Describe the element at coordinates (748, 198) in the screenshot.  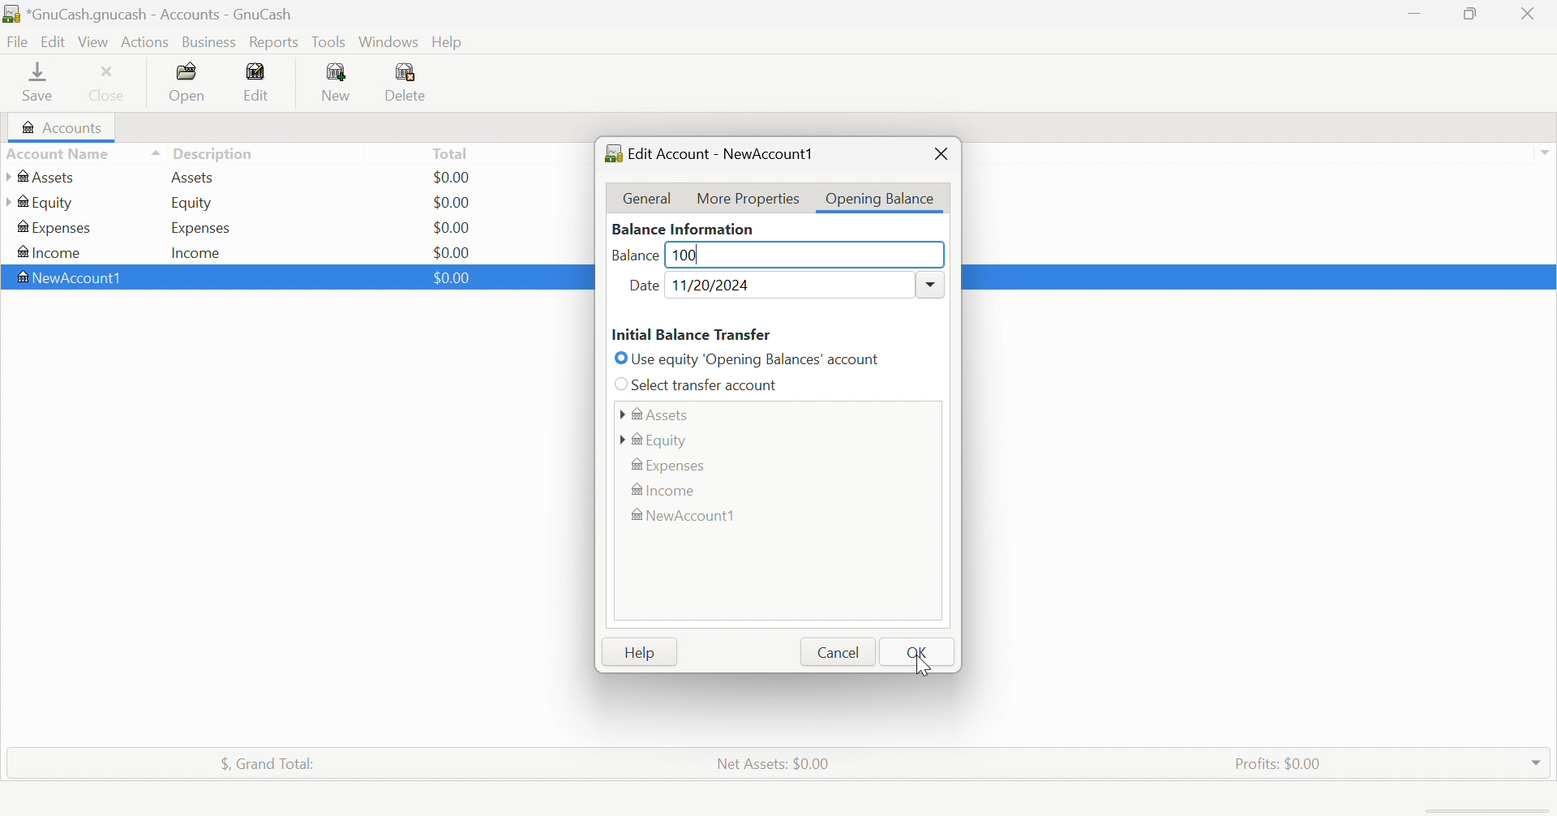
I see `More Properties` at that location.